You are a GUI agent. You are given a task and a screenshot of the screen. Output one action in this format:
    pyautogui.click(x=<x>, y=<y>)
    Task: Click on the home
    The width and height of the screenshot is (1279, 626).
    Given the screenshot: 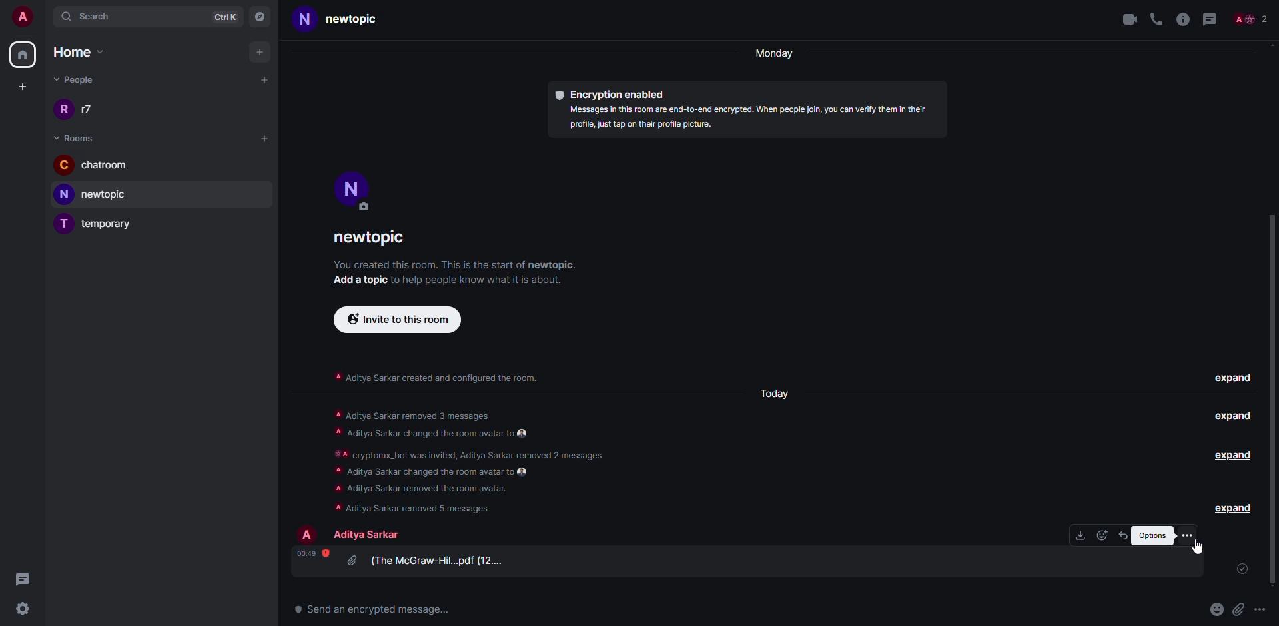 What is the action you would take?
    pyautogui.click(x=24, y=54)
    